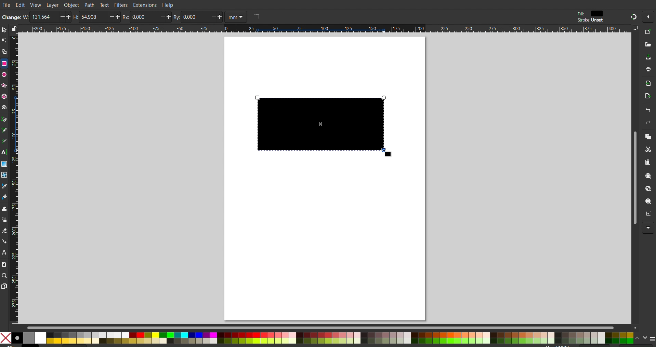  Describe the element at coordinates (14, 179) in the screenshot. I see `Vertical Ruler` at that location.